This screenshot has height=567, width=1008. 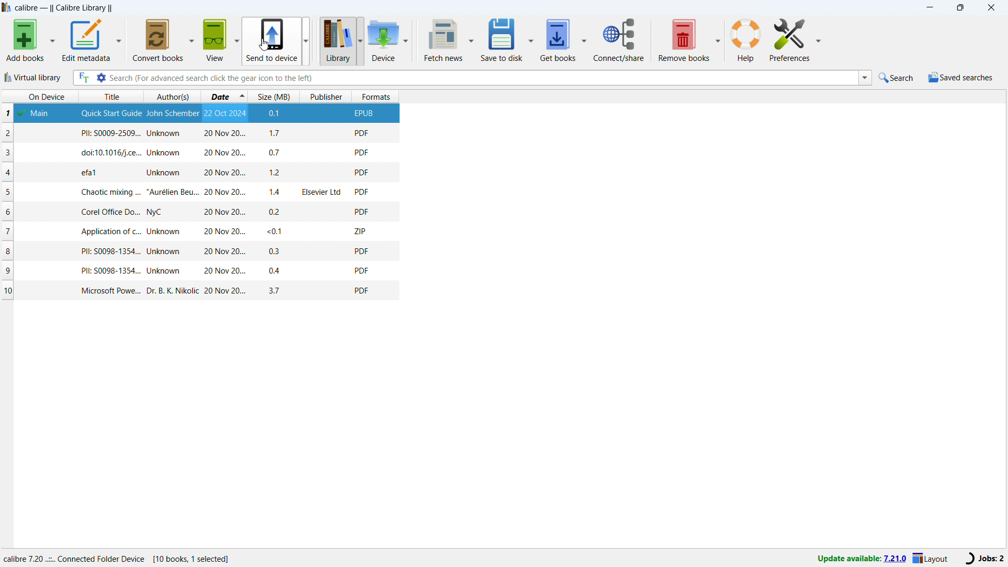 What do you see at coordinates (87, 40) in the screenshot?
I see `edit metadata options` at bounding box center [87, 40].